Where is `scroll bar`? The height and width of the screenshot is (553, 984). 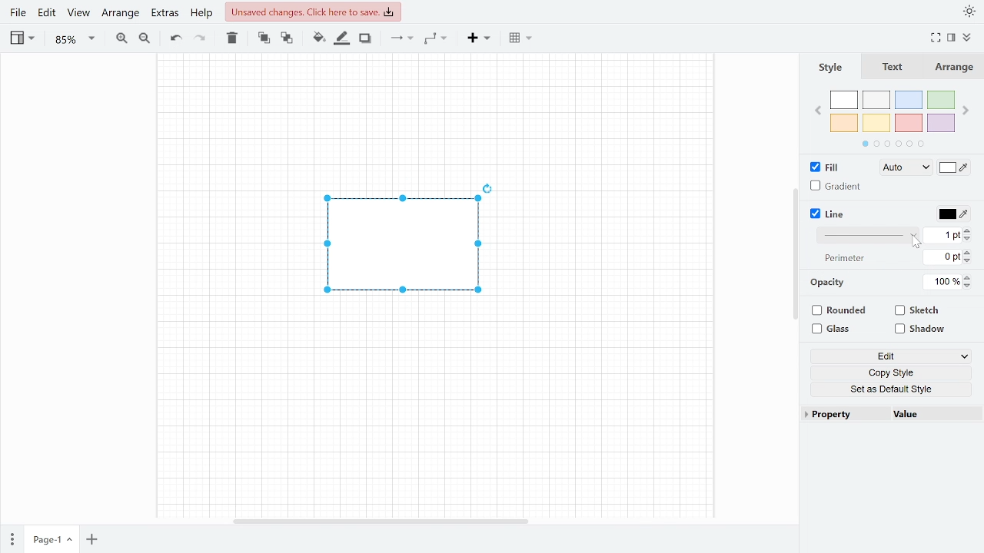
scroll bar is located at coordinates (794, 250).